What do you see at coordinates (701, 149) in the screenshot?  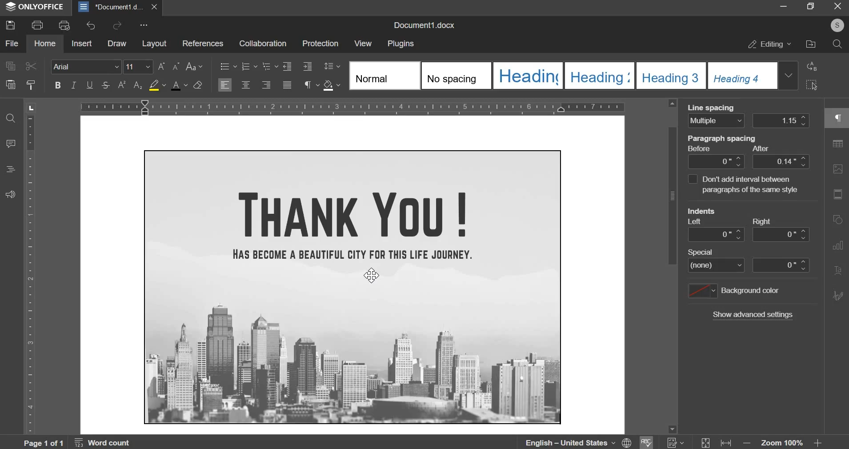 I see `Before` at bounding box center [701, 149].